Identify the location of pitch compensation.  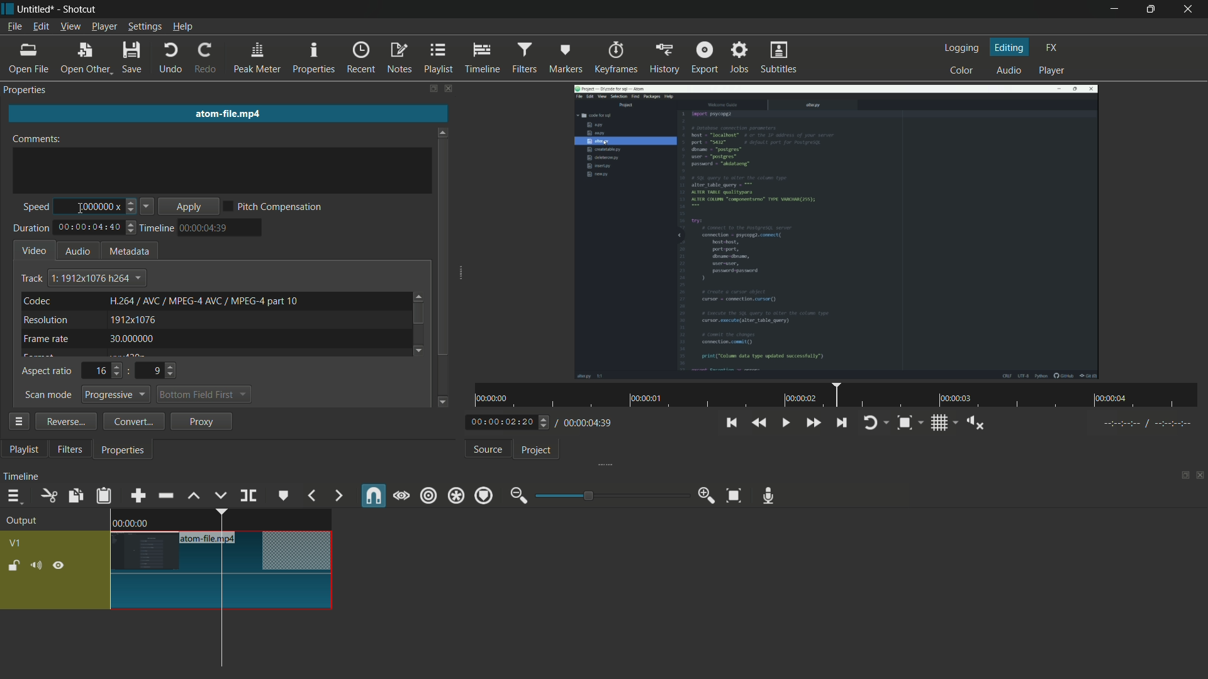
(274, 206).